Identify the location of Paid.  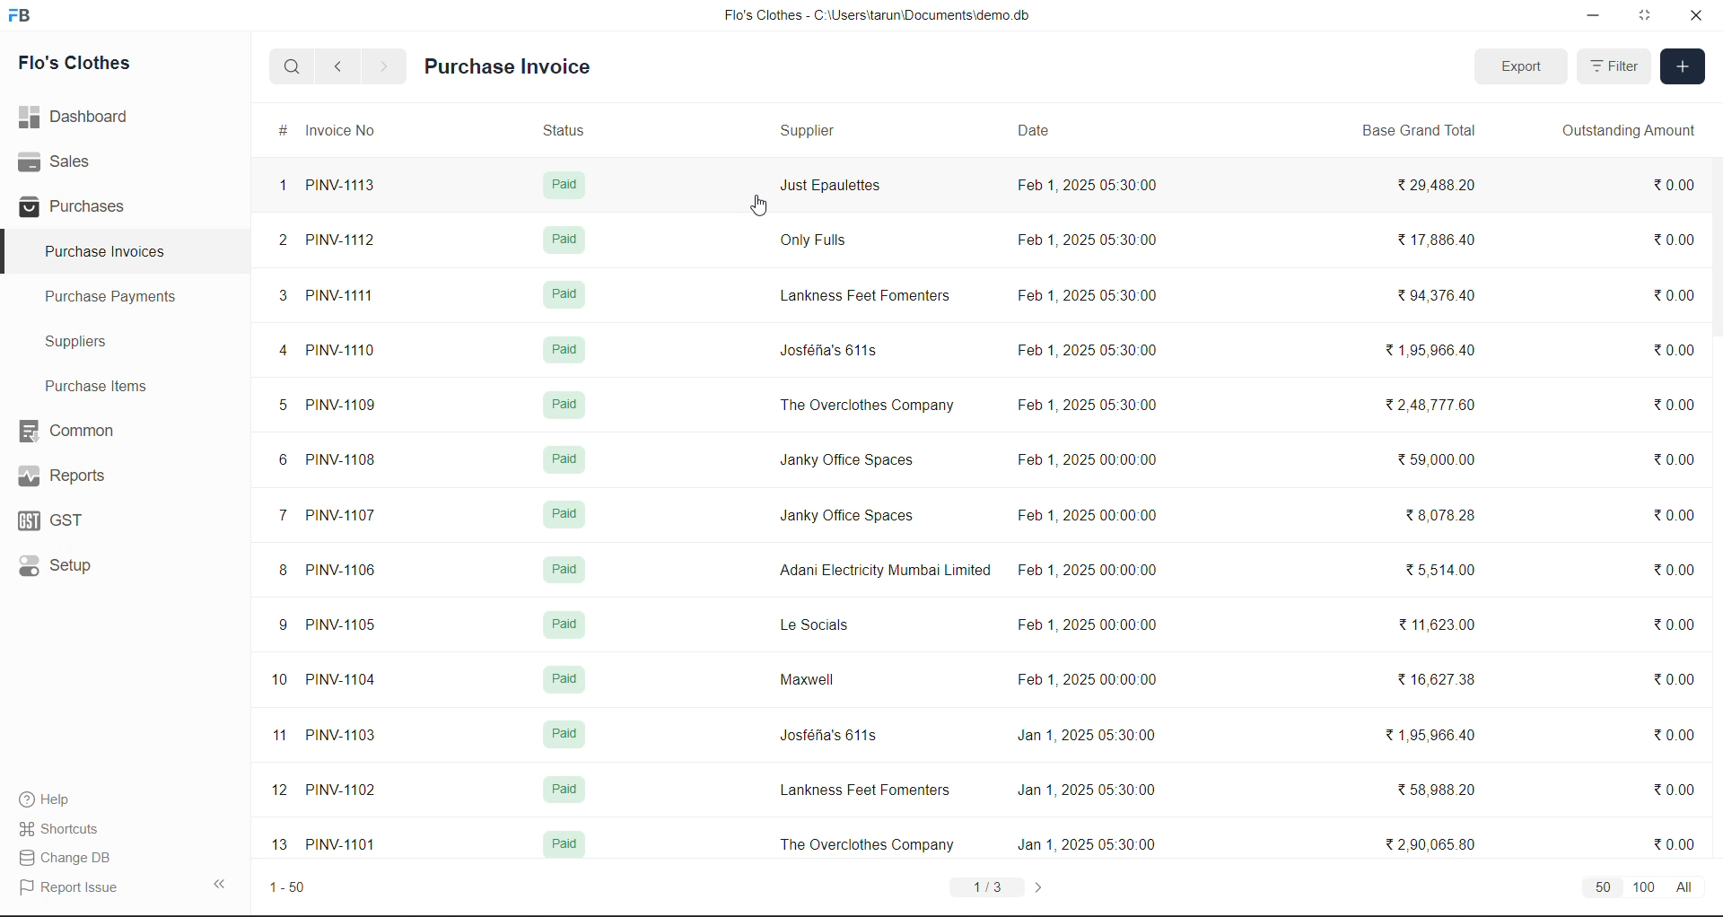
(568, 675).